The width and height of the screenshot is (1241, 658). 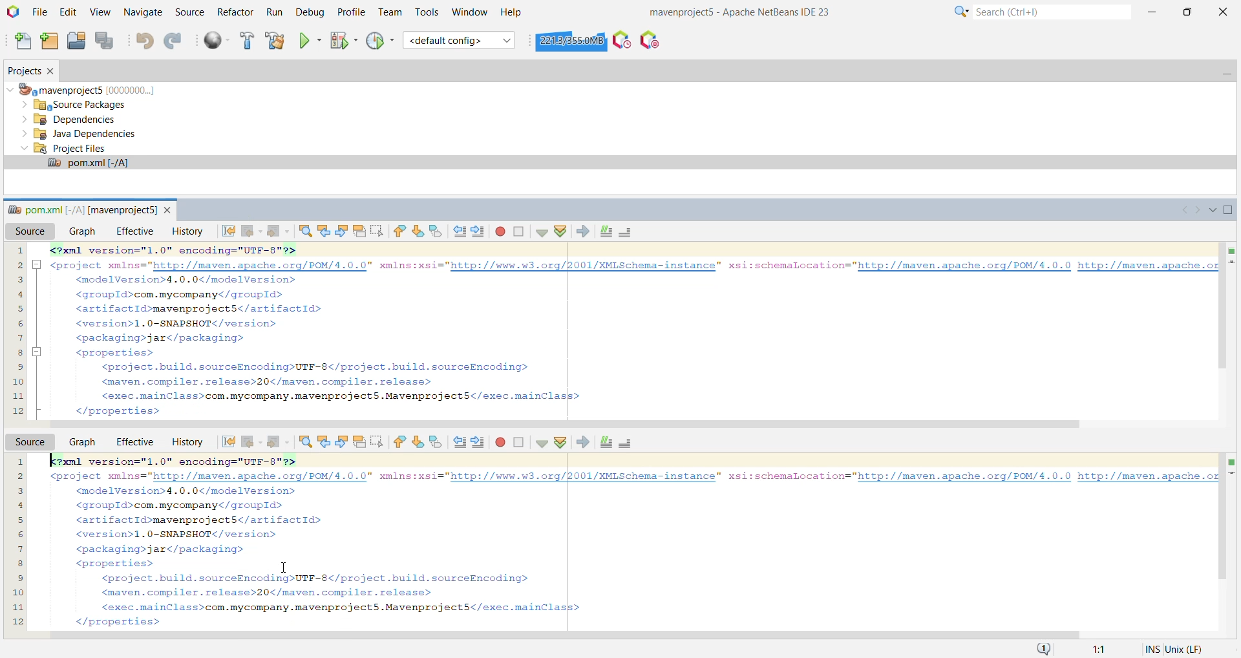 I want to click on Run, so click(x=273, y=13).